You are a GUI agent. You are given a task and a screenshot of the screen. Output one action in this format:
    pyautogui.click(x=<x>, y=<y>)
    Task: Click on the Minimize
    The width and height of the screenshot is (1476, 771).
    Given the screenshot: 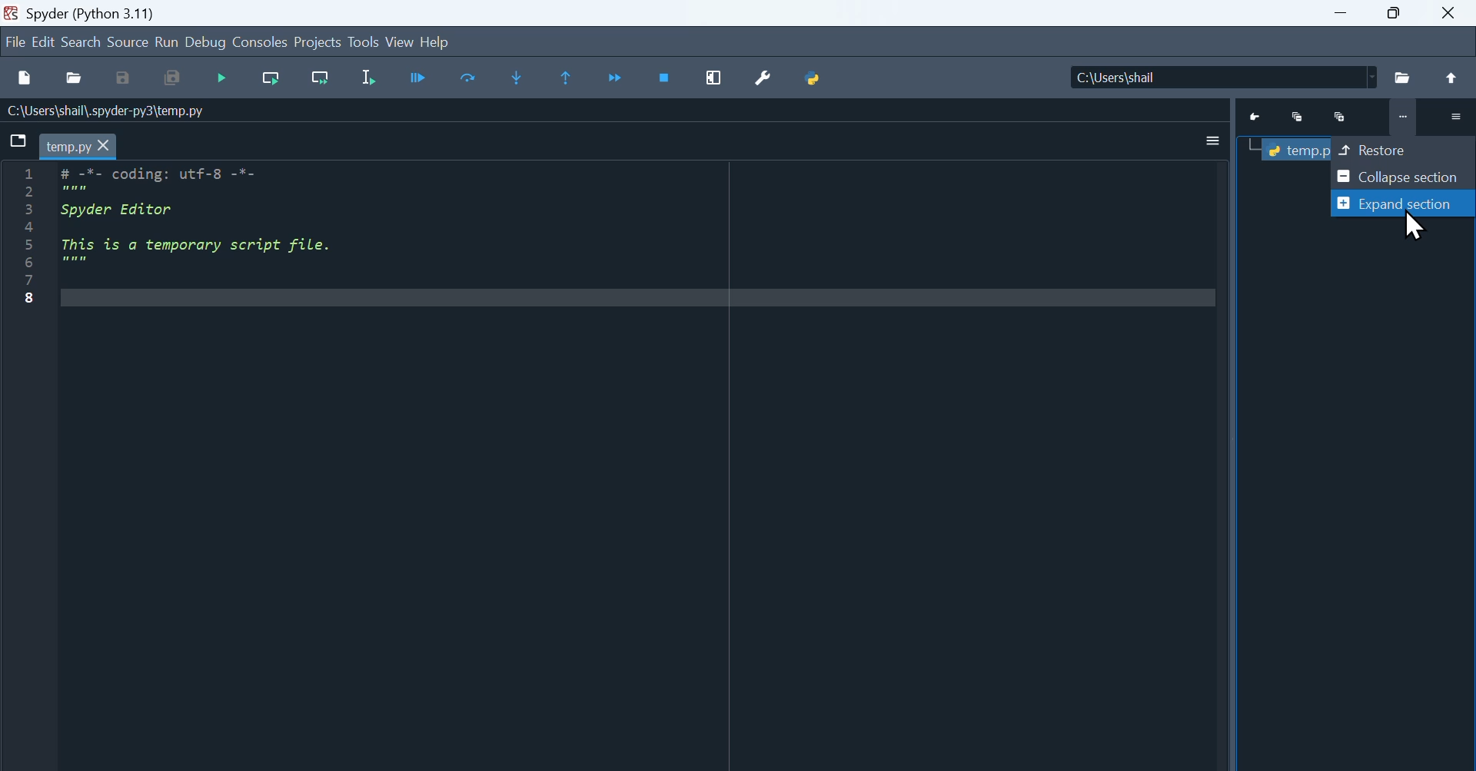 What is the action you would take?
    pyautogui.click(x=1301, y=117)
    